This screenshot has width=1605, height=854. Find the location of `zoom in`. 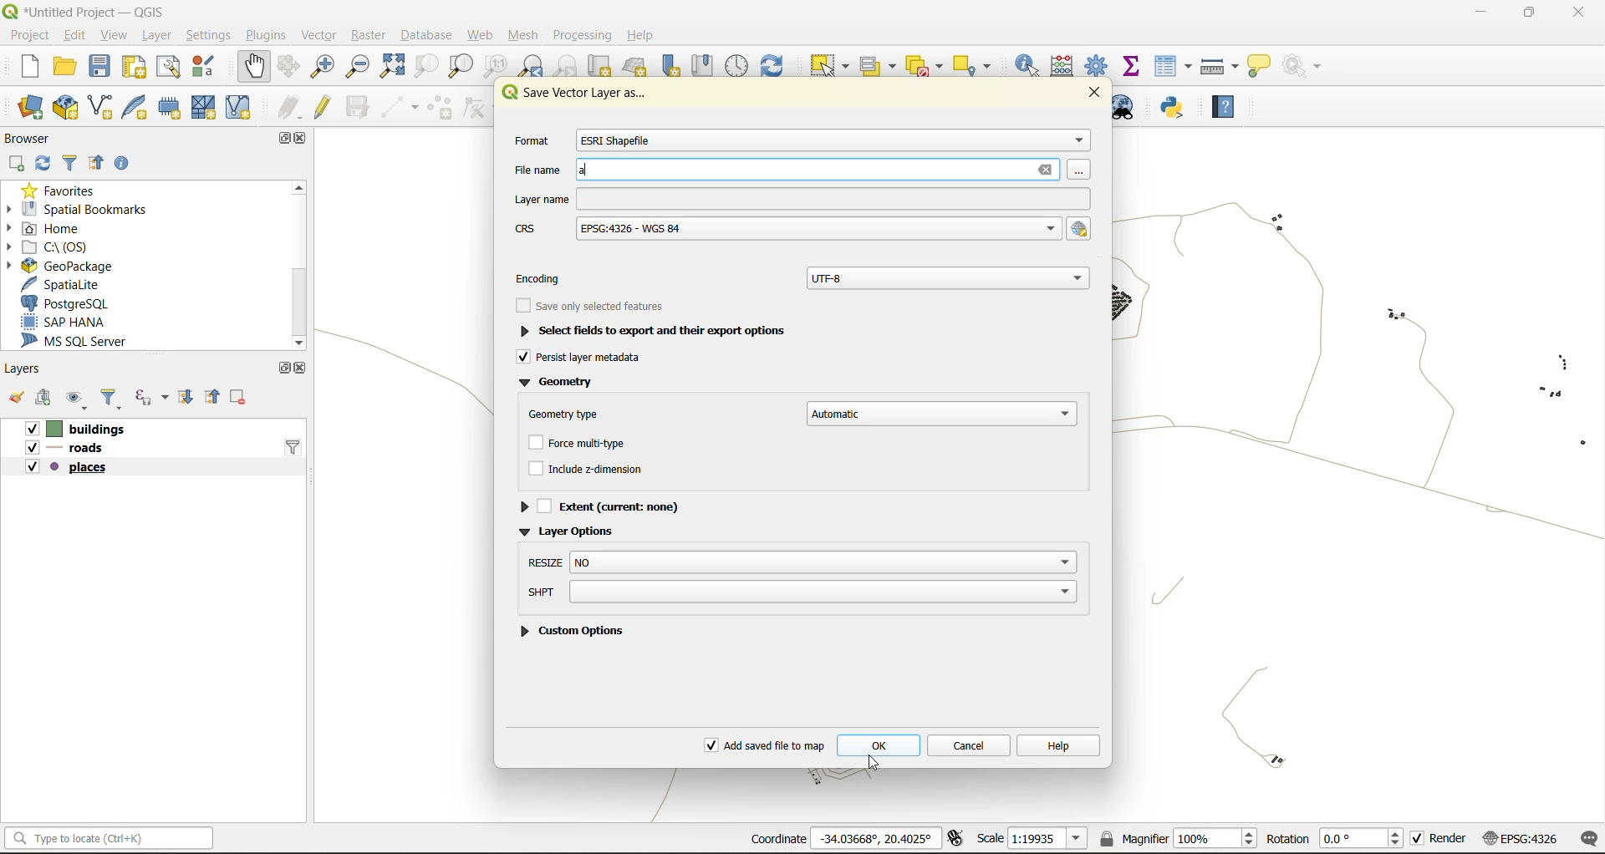

zoom in is located at coordinates (326, 67).